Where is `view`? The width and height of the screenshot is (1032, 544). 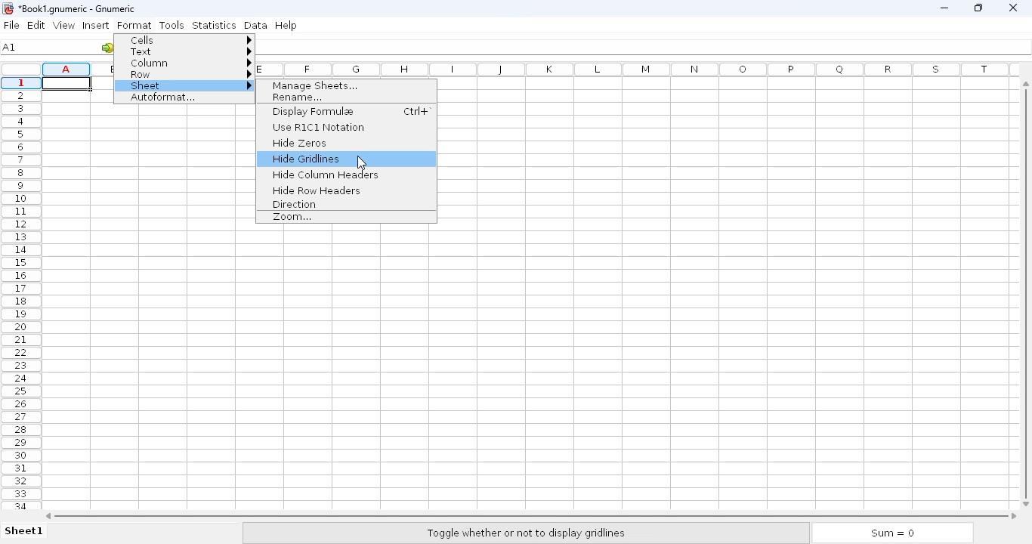 view is located at coordinates (63, 25).